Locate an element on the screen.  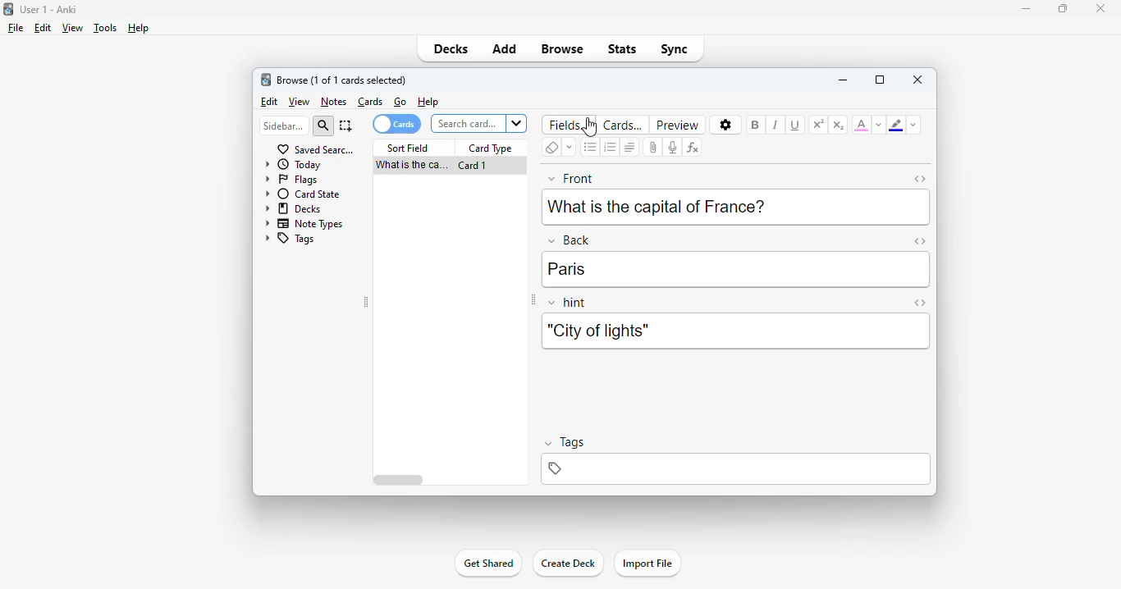
logo is located at coordinates (265, 79).